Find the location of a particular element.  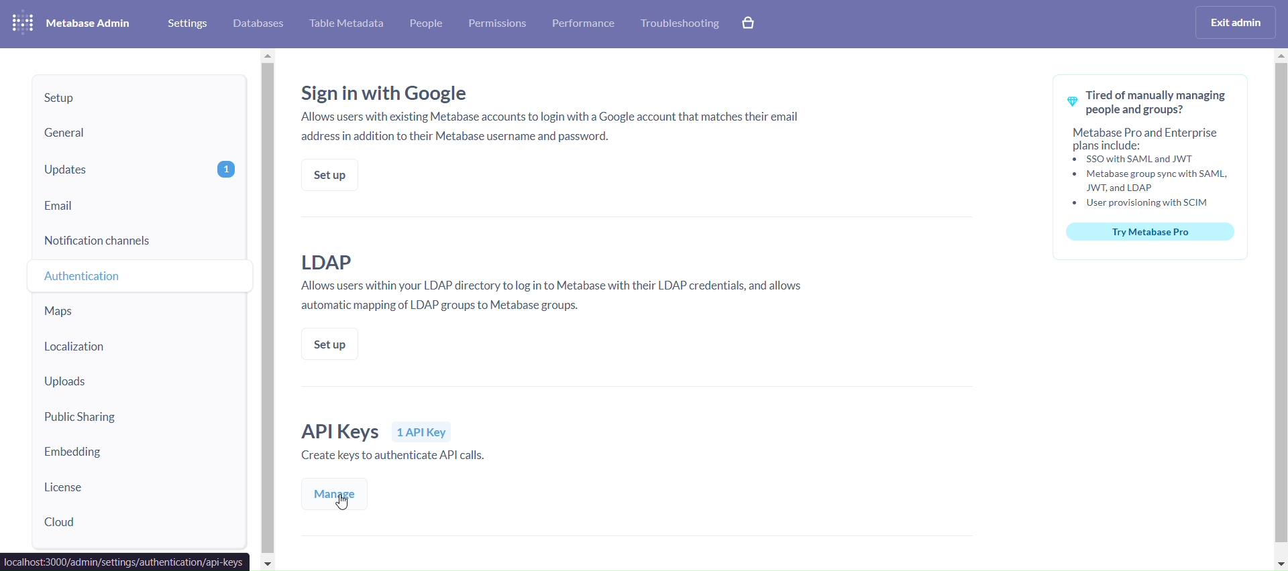

settings is located at coordinates (185, 23).